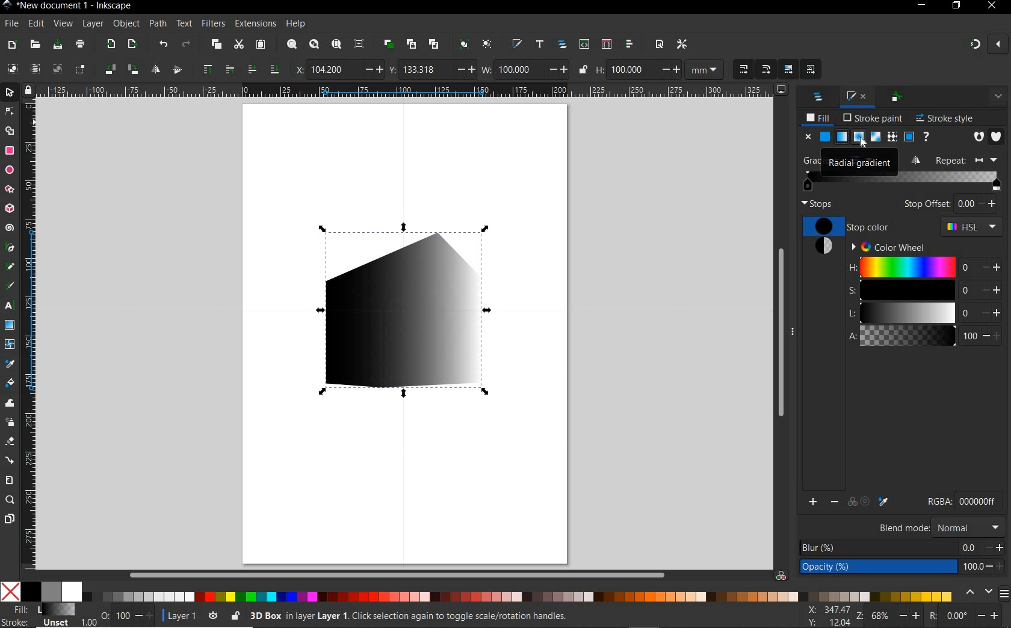 This screenshot has width=1011, height=628. Describe the element at coordinates (907, 313) in the screenshot. I see `L` at that location.